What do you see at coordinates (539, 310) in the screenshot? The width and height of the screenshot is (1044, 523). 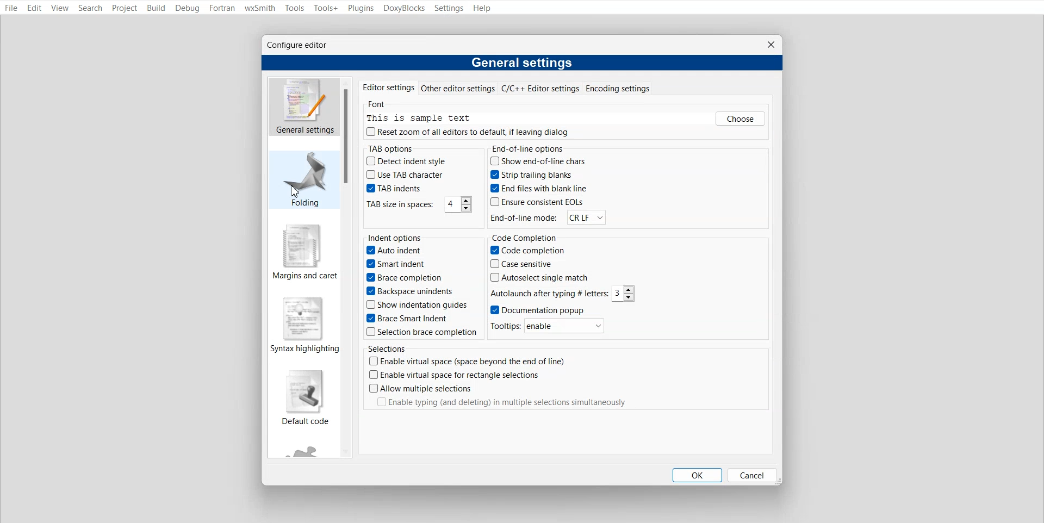 I see `Documentation popup` at bounding box center [539, 310].